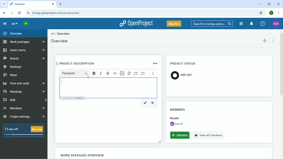 The image size is (283, 159). What do you see at coordinates (13, 67) in the screenshot?
I see `Backlogs` at bounding box center [13, 67].